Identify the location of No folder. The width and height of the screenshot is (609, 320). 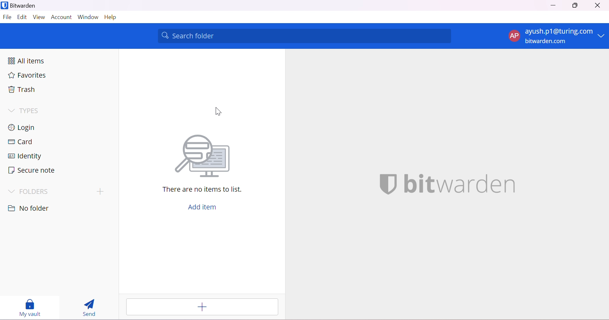
(29, 209).